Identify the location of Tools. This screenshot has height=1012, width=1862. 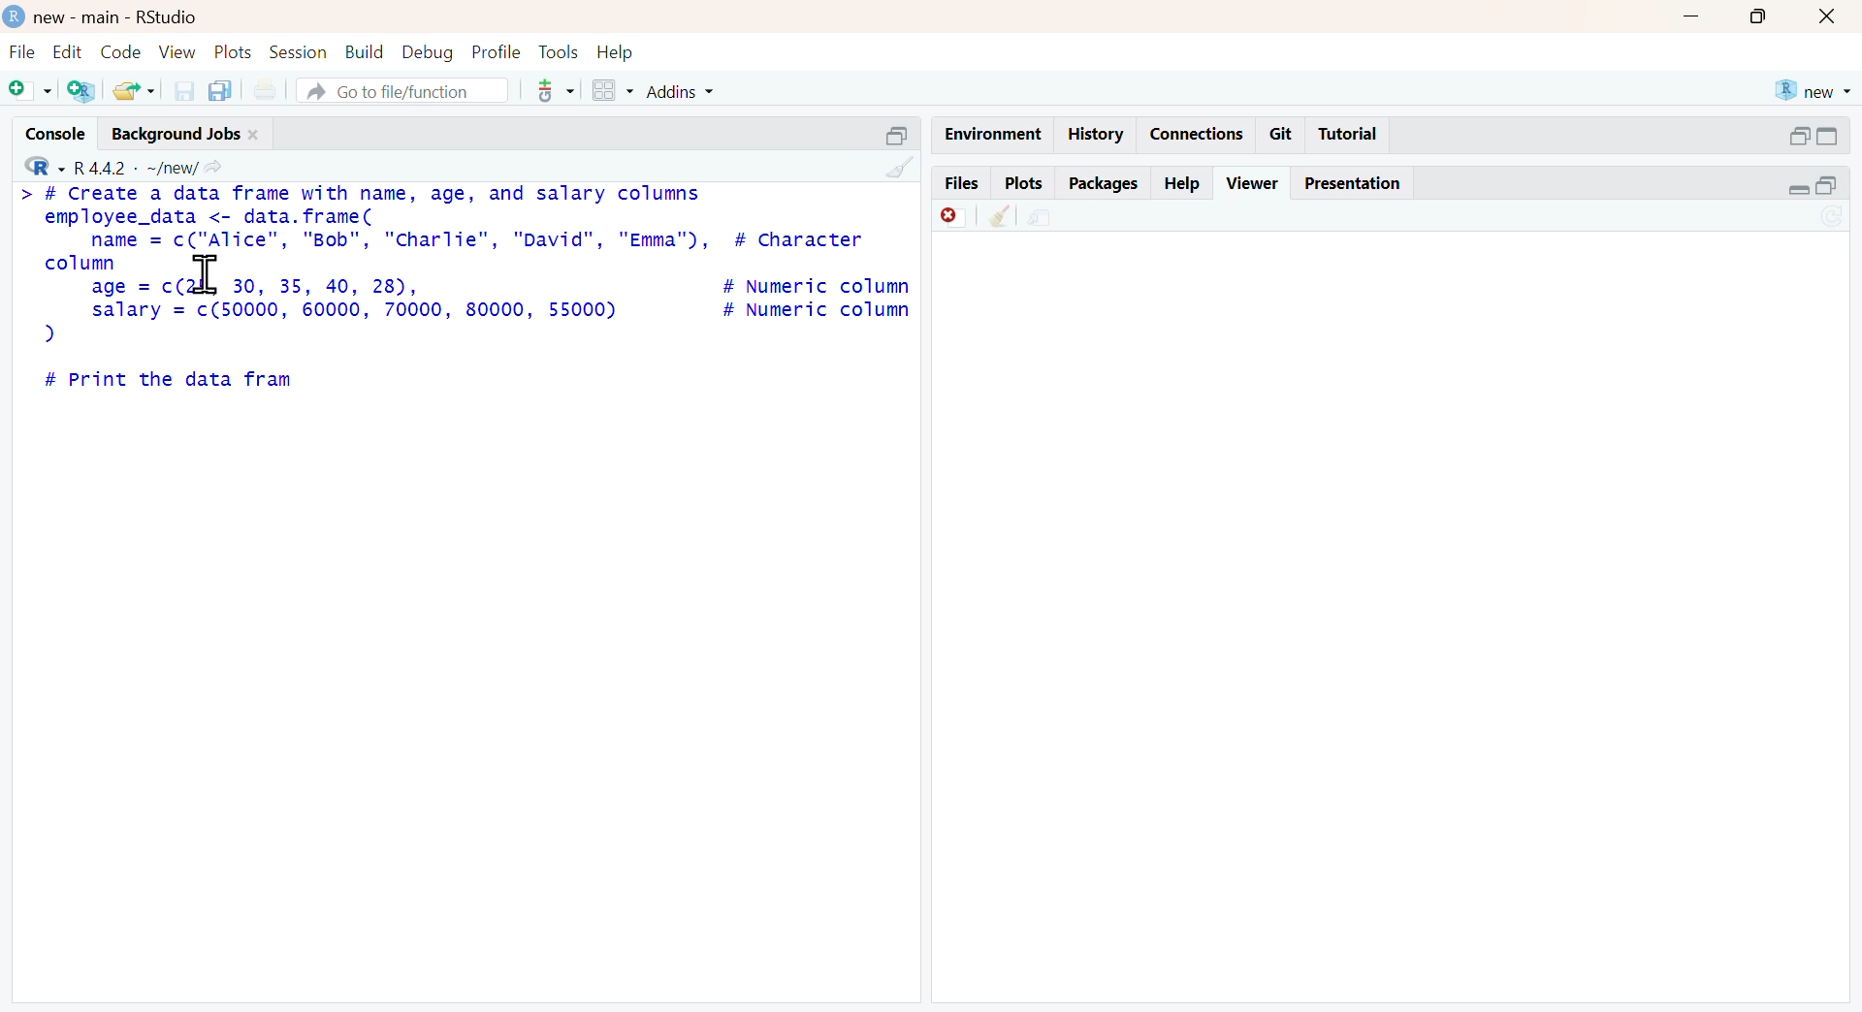
(555, 50).